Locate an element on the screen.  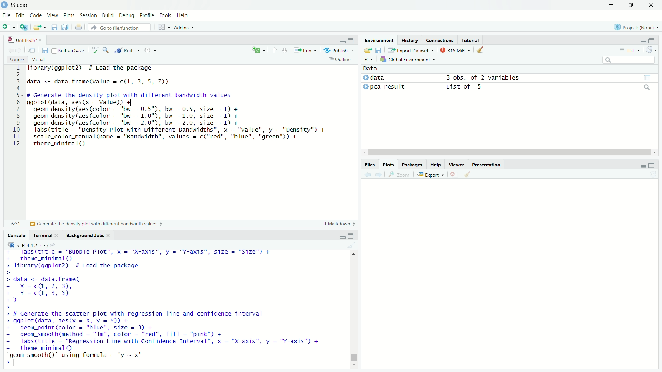
Help is located at coordinates (435, 165).